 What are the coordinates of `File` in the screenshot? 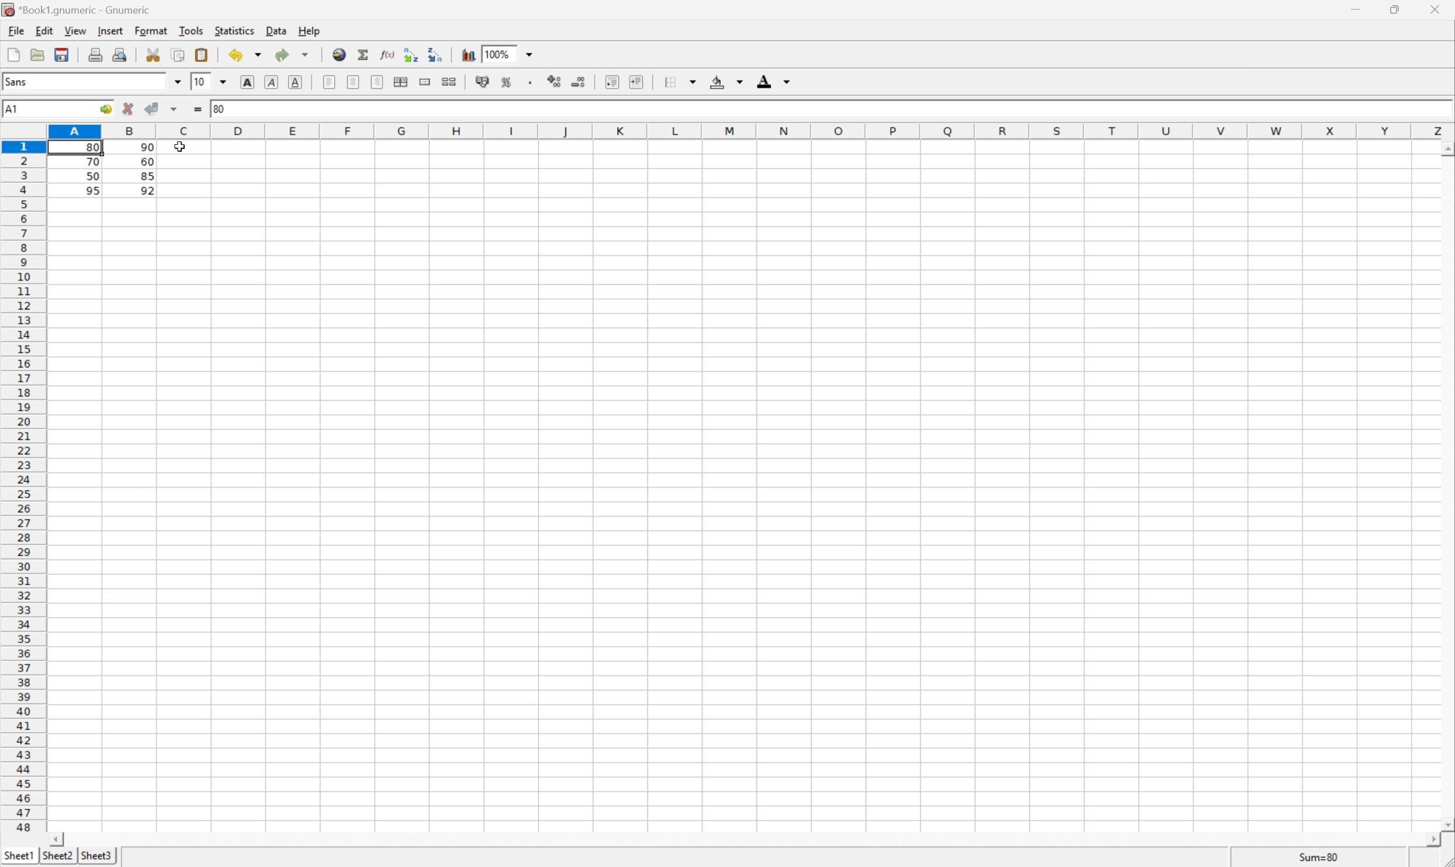 It's located at (18, 31).